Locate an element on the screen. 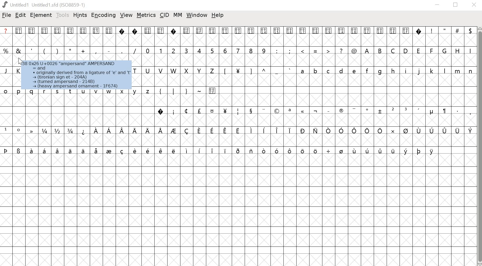 The image size is (482, 266). symbol is located at coordinates (97, 150).